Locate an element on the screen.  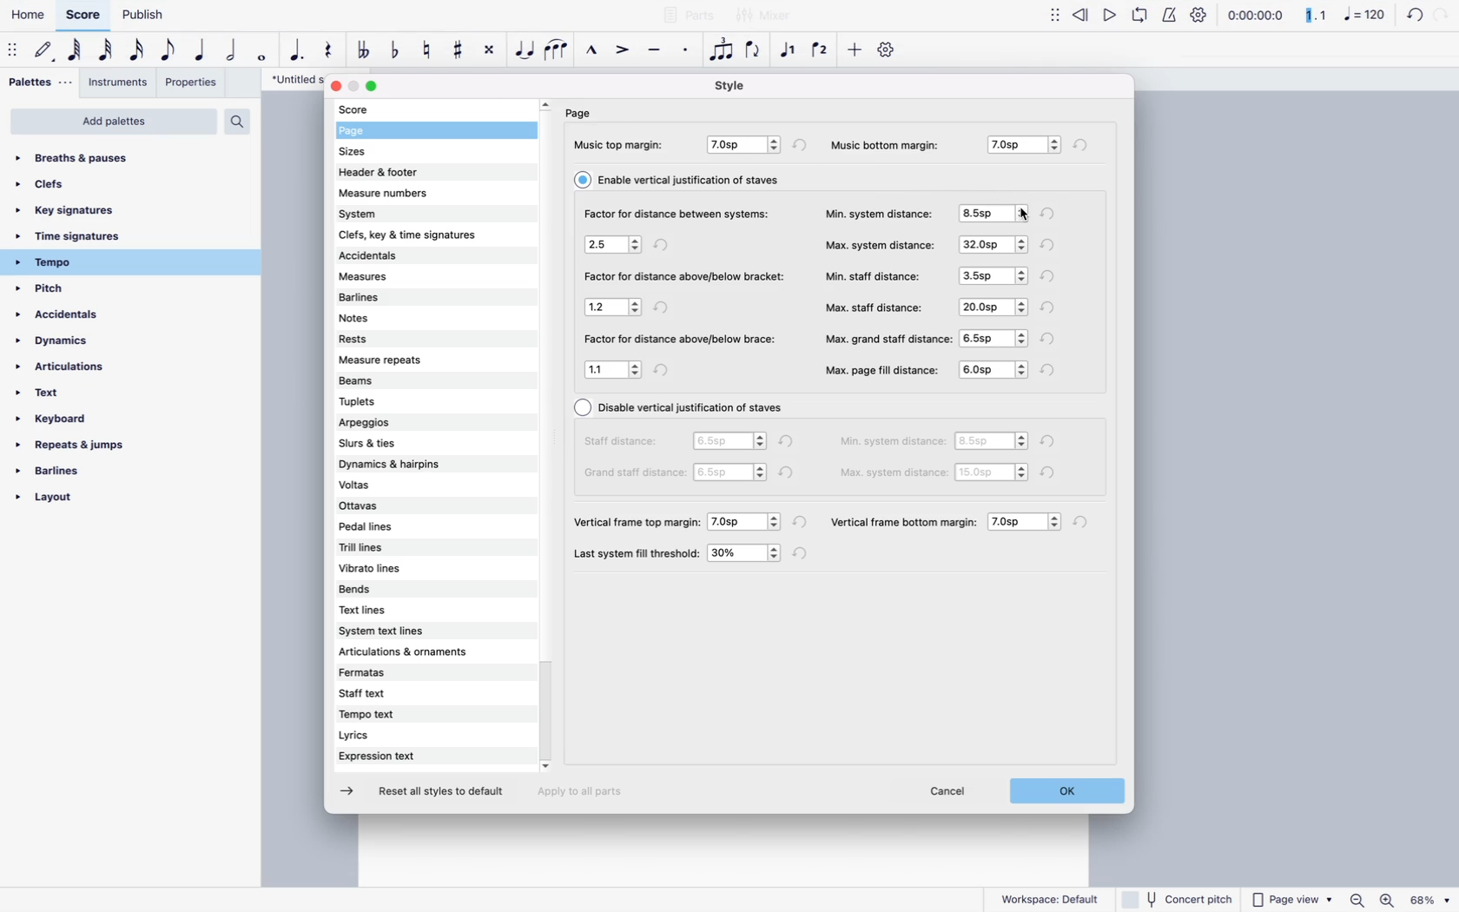
notes is located at coordinates (393, 319).